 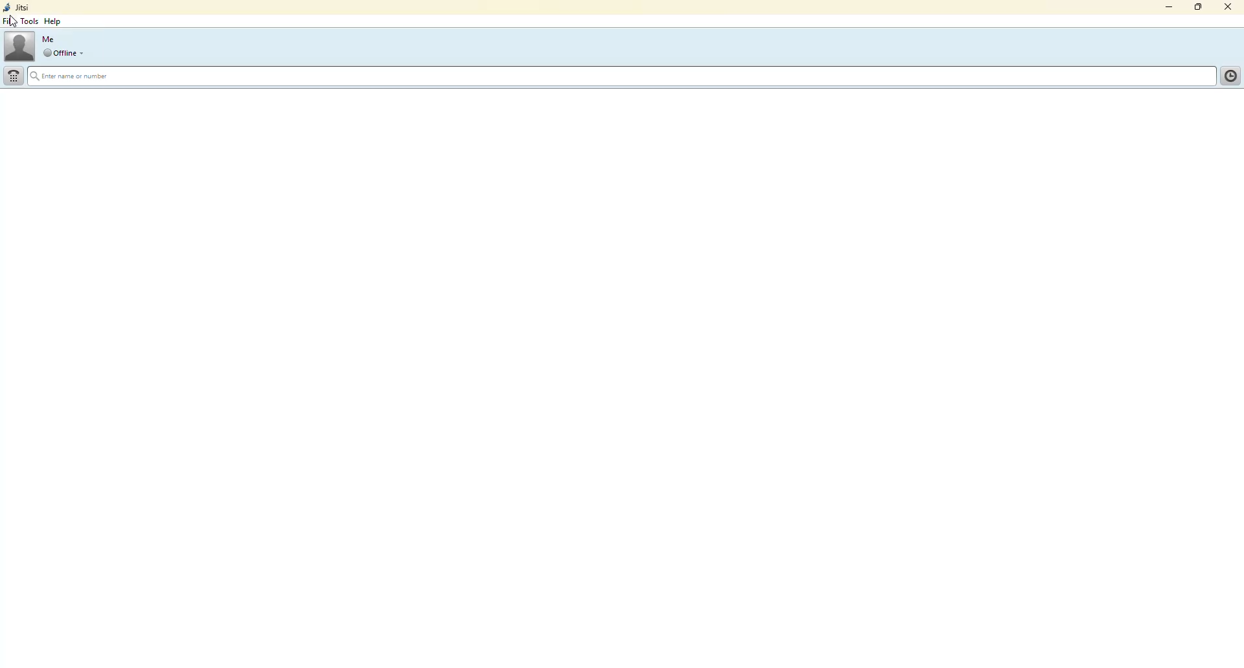 What do you see at coordinates (17, 7) in the screenshot?
I see `jitsi` at bounding box center [17, 7].